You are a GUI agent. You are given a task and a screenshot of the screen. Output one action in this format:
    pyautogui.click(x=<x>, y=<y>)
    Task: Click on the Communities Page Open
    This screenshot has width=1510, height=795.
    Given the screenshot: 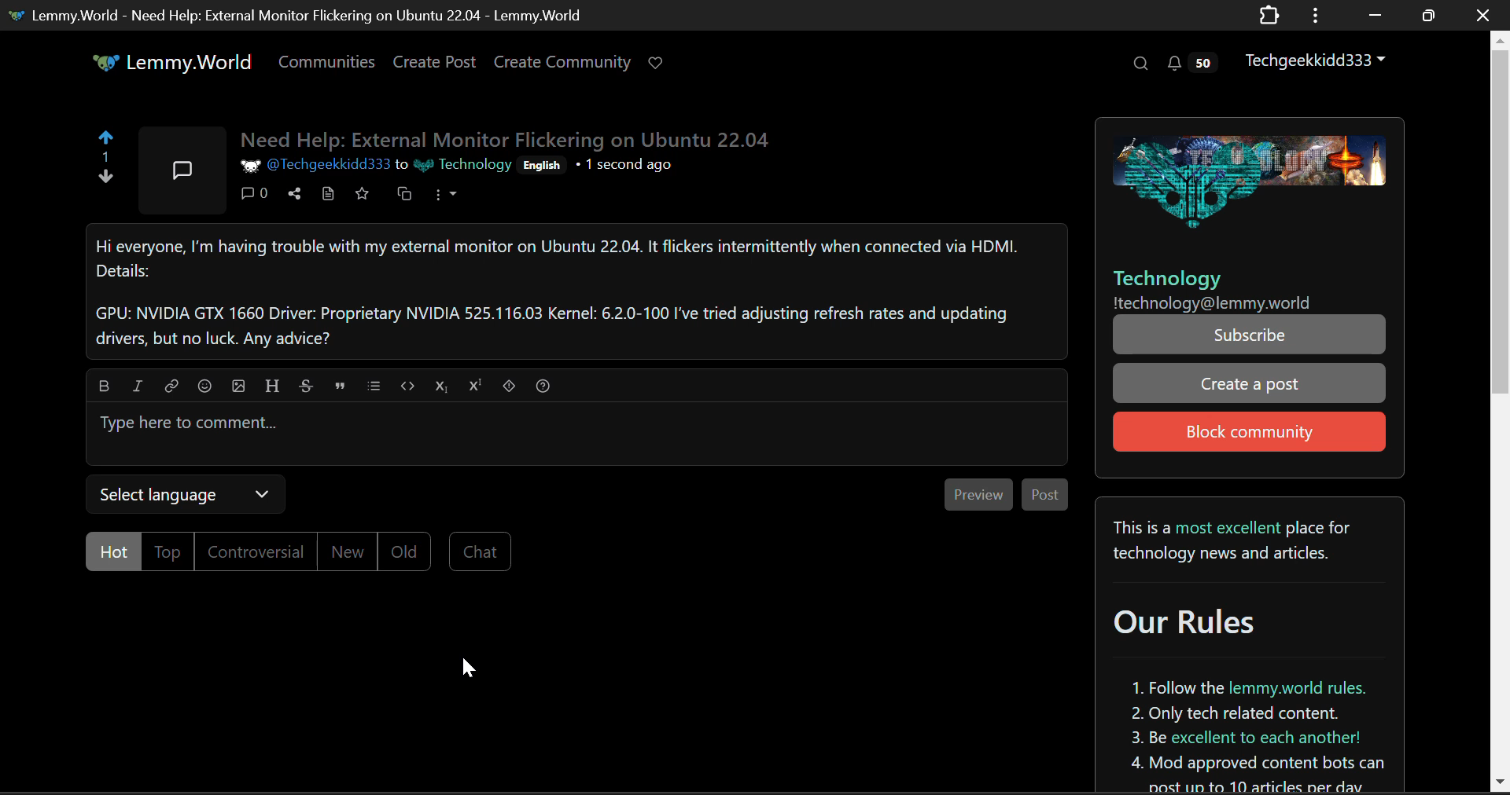 What is the action you would take?
    pyautogui.click(x=329, y=61)
    